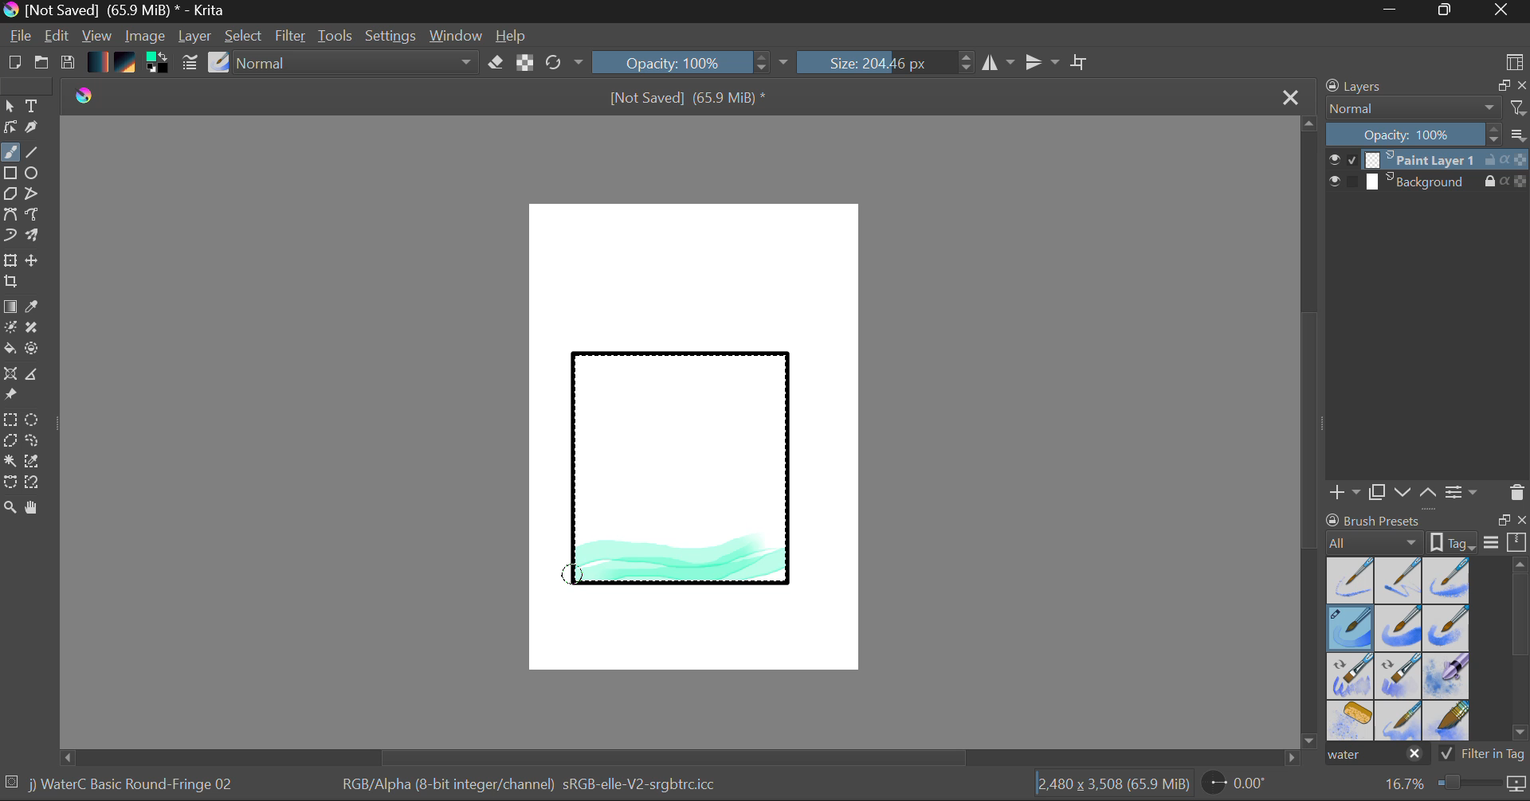  I want to click on Similar Color Selector, so click(37, 462).